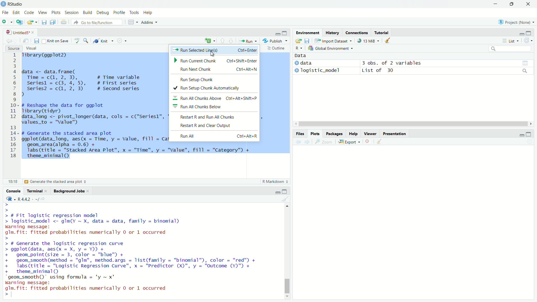 The image size is (537, 302). What do you see at coordinates (510, 49) in the screenshot?
I see `search` at bounding box center [510, 49].